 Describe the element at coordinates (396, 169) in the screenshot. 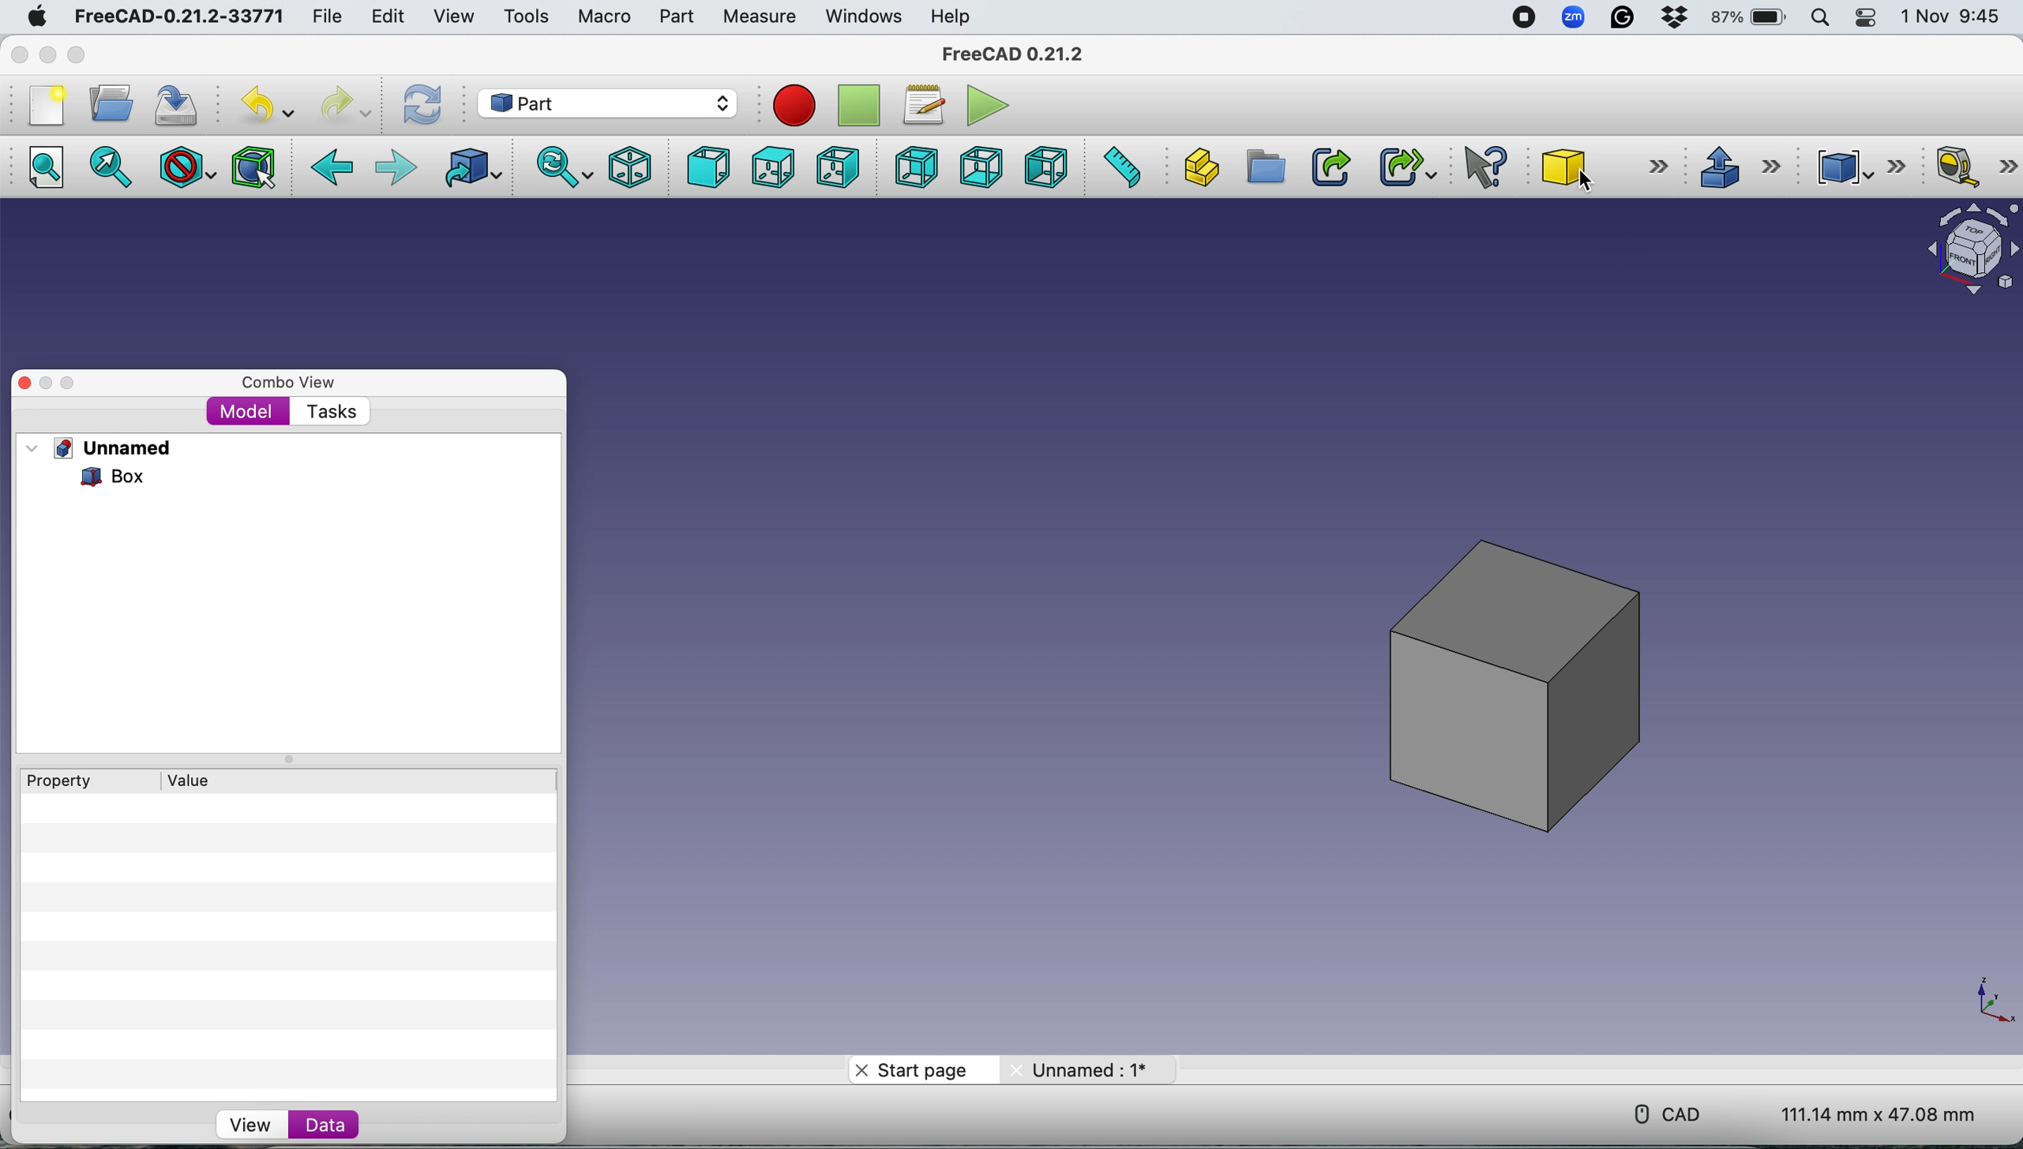

I see `Forward` at that location.